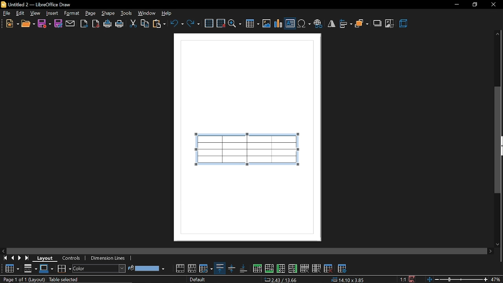  What do you see at coordinates (235, 24) in the screenshot?
I see `zoom` at bounding box center [235, 24].